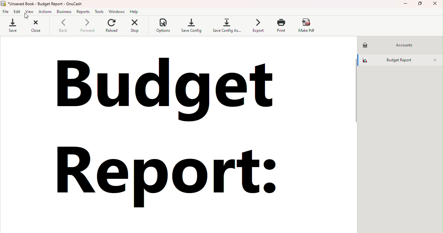  I want to click on View, so click(30, 12).